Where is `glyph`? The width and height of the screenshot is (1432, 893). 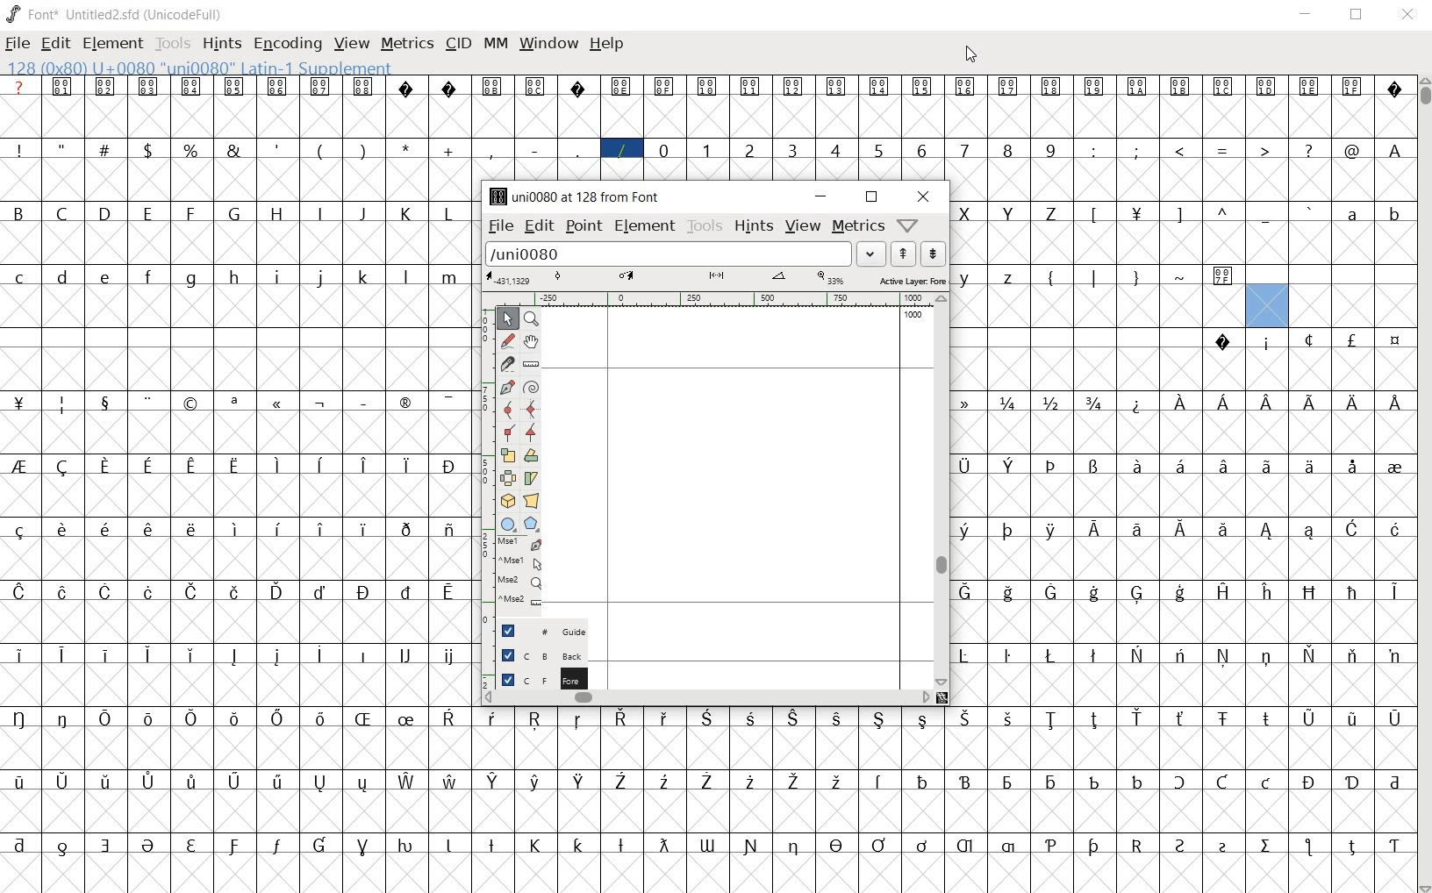
glyph is located at coordinates (1181, 530).